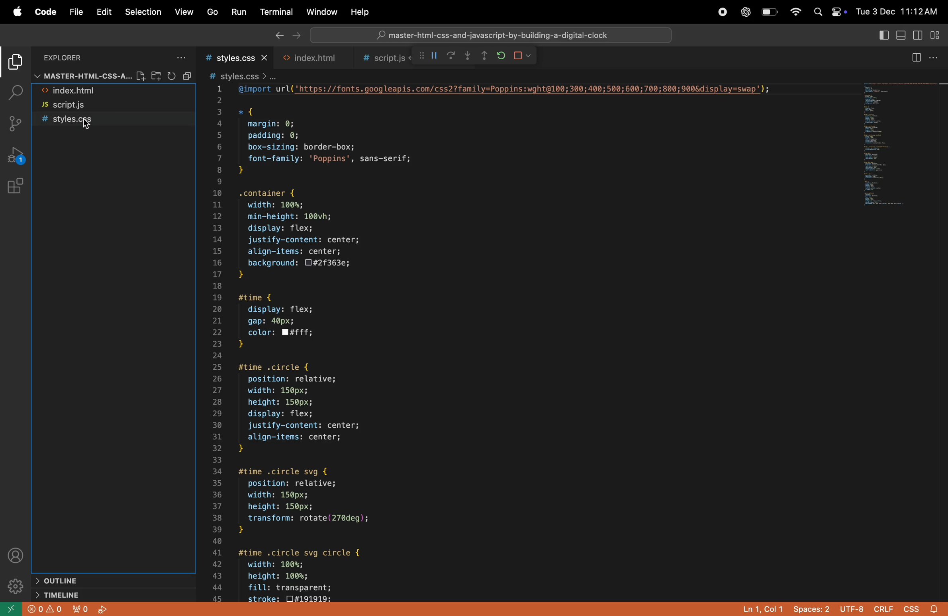 The image size is (948, 616). Describe the element at coordinates (435, 55) in the screenshot. I see `pause` at that location.